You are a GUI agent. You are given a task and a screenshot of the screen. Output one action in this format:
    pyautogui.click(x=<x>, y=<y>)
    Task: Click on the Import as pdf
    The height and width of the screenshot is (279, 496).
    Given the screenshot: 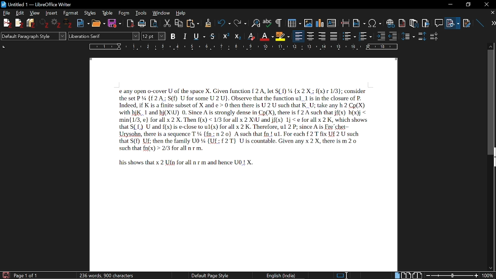 What is the action you would take?
    pyautogui.click(x=130, y=22)
    